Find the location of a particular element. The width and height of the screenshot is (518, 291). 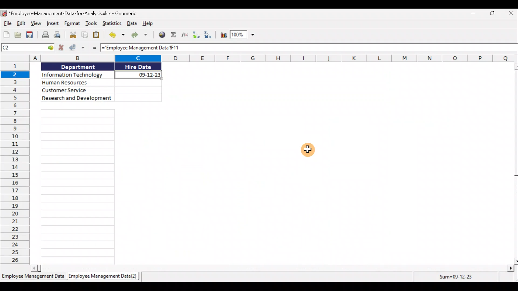

Sum into the current cell is located at coordinates (175, 35).